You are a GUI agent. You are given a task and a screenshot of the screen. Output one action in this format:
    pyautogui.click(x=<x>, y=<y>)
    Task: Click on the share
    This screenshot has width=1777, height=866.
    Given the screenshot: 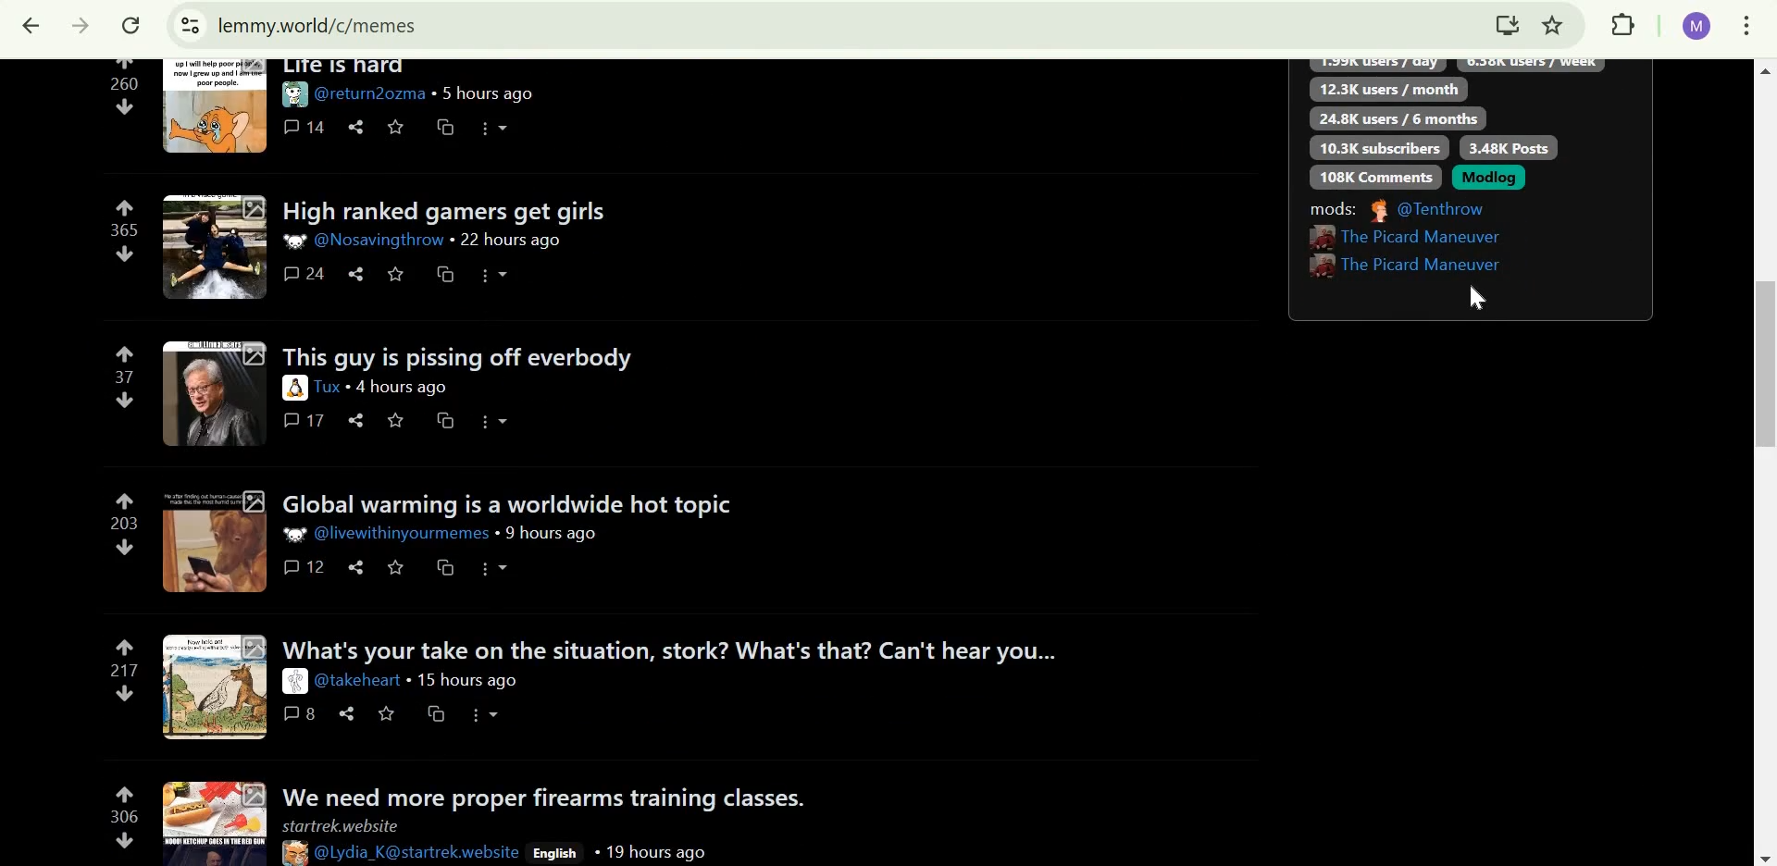 What is the action you would take?
    pyautogui.click(x=360, y=273)
    